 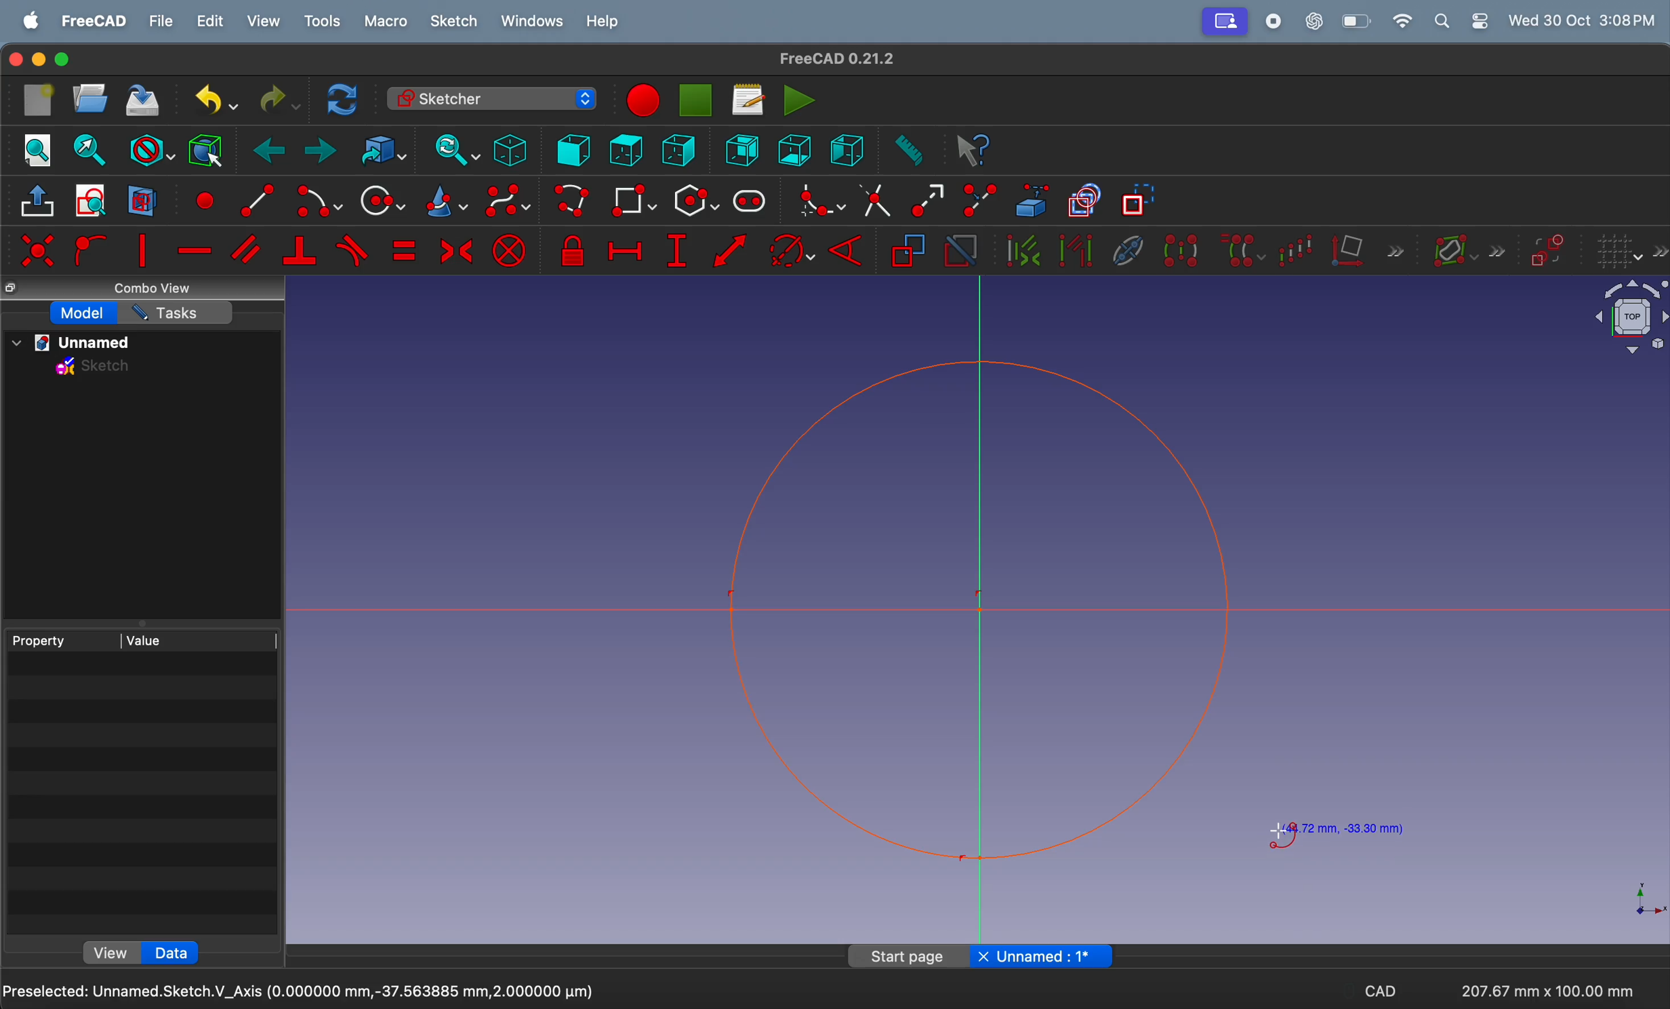 I want to click on open new document, so click(x=90, y=98).